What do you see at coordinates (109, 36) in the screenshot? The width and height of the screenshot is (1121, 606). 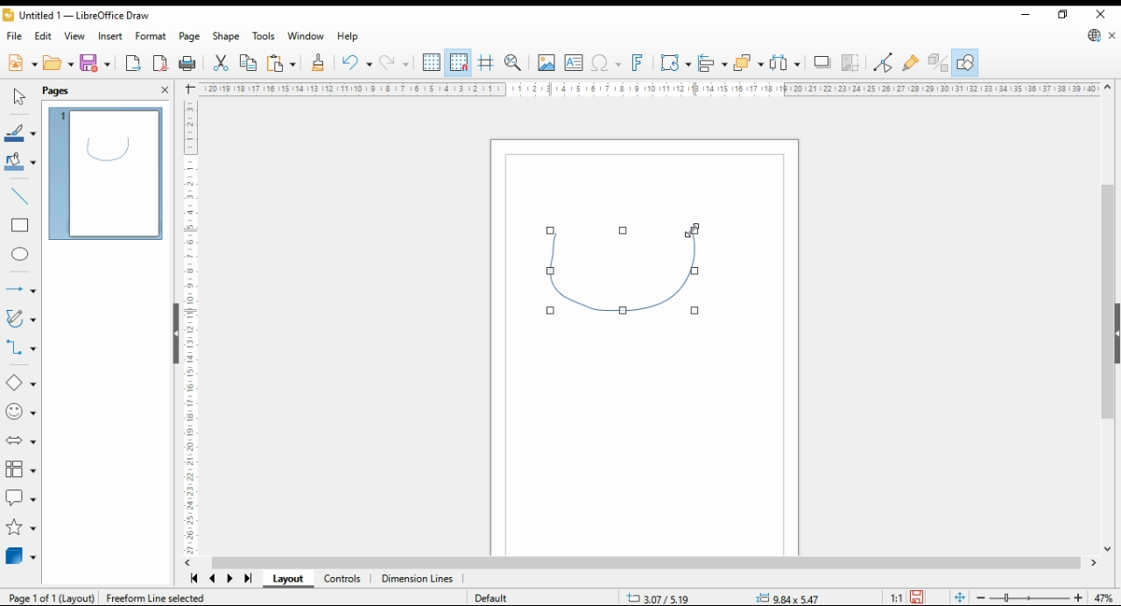 I see `insert` at bounding box center [109, 36].